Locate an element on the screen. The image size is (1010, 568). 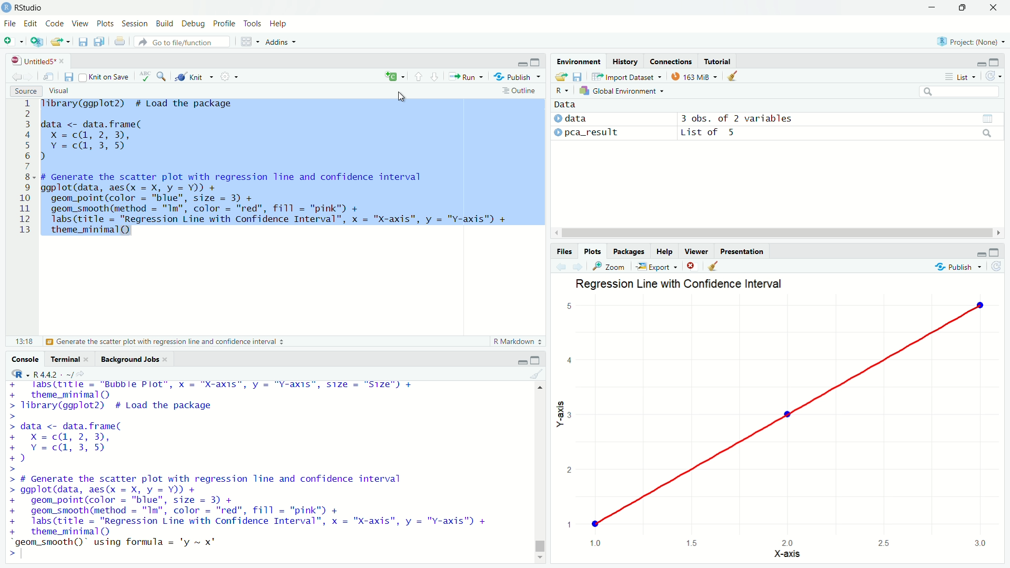
X-axis is located at coordinates (786, 553).